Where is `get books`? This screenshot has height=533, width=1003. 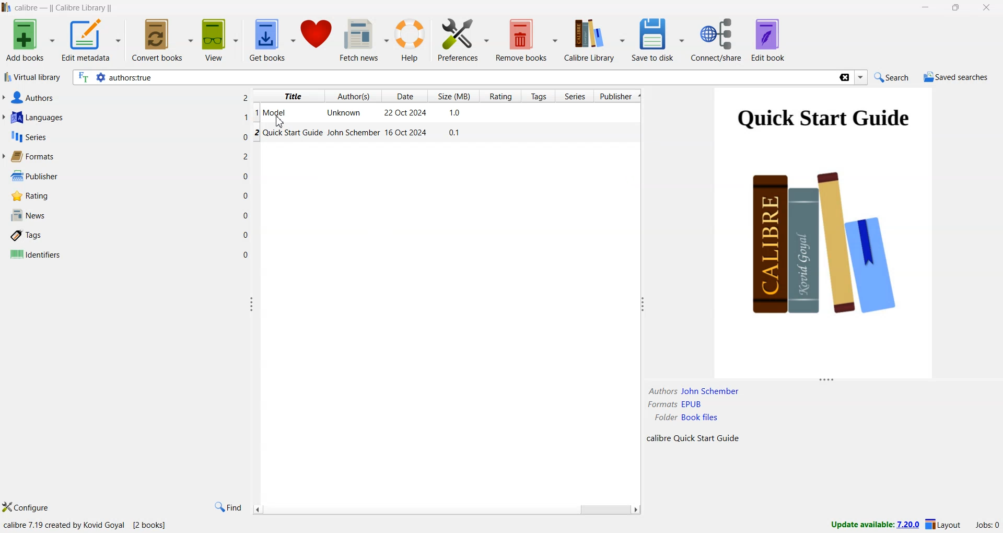 get books is located at coordinates (272, 41).